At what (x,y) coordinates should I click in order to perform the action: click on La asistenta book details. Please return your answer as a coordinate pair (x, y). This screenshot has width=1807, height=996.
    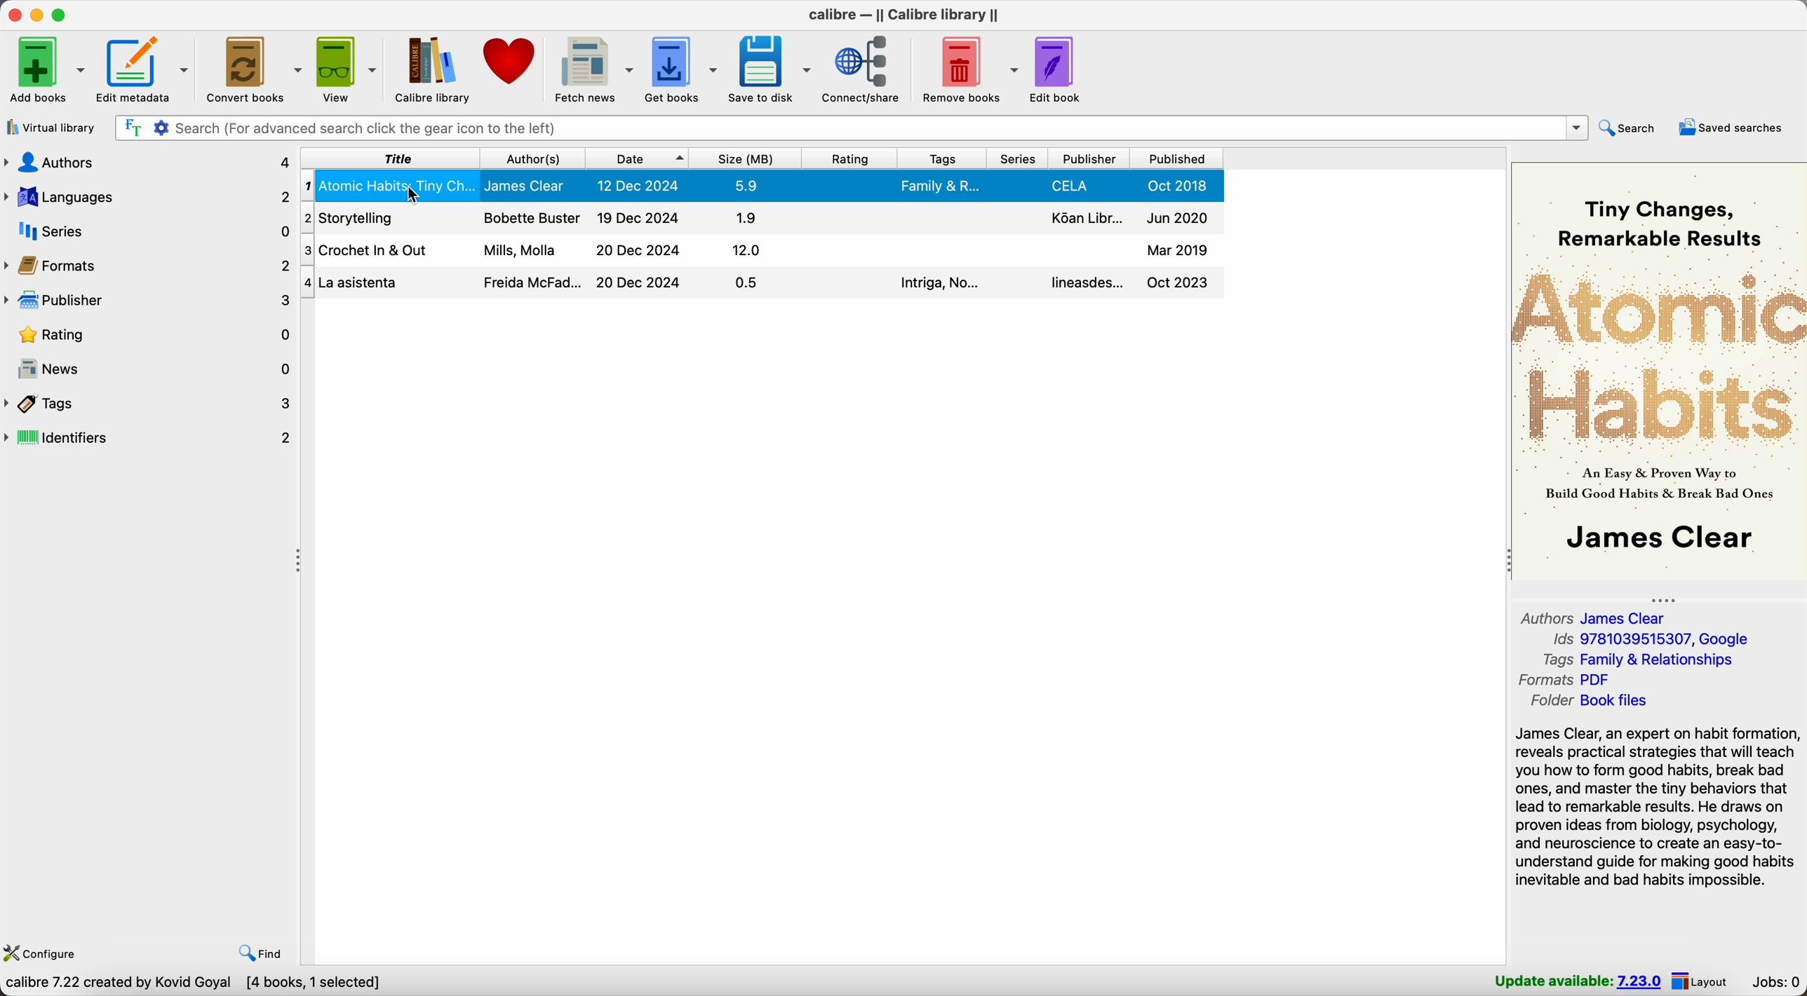
    Looking at the image, I should click on (763, 282).